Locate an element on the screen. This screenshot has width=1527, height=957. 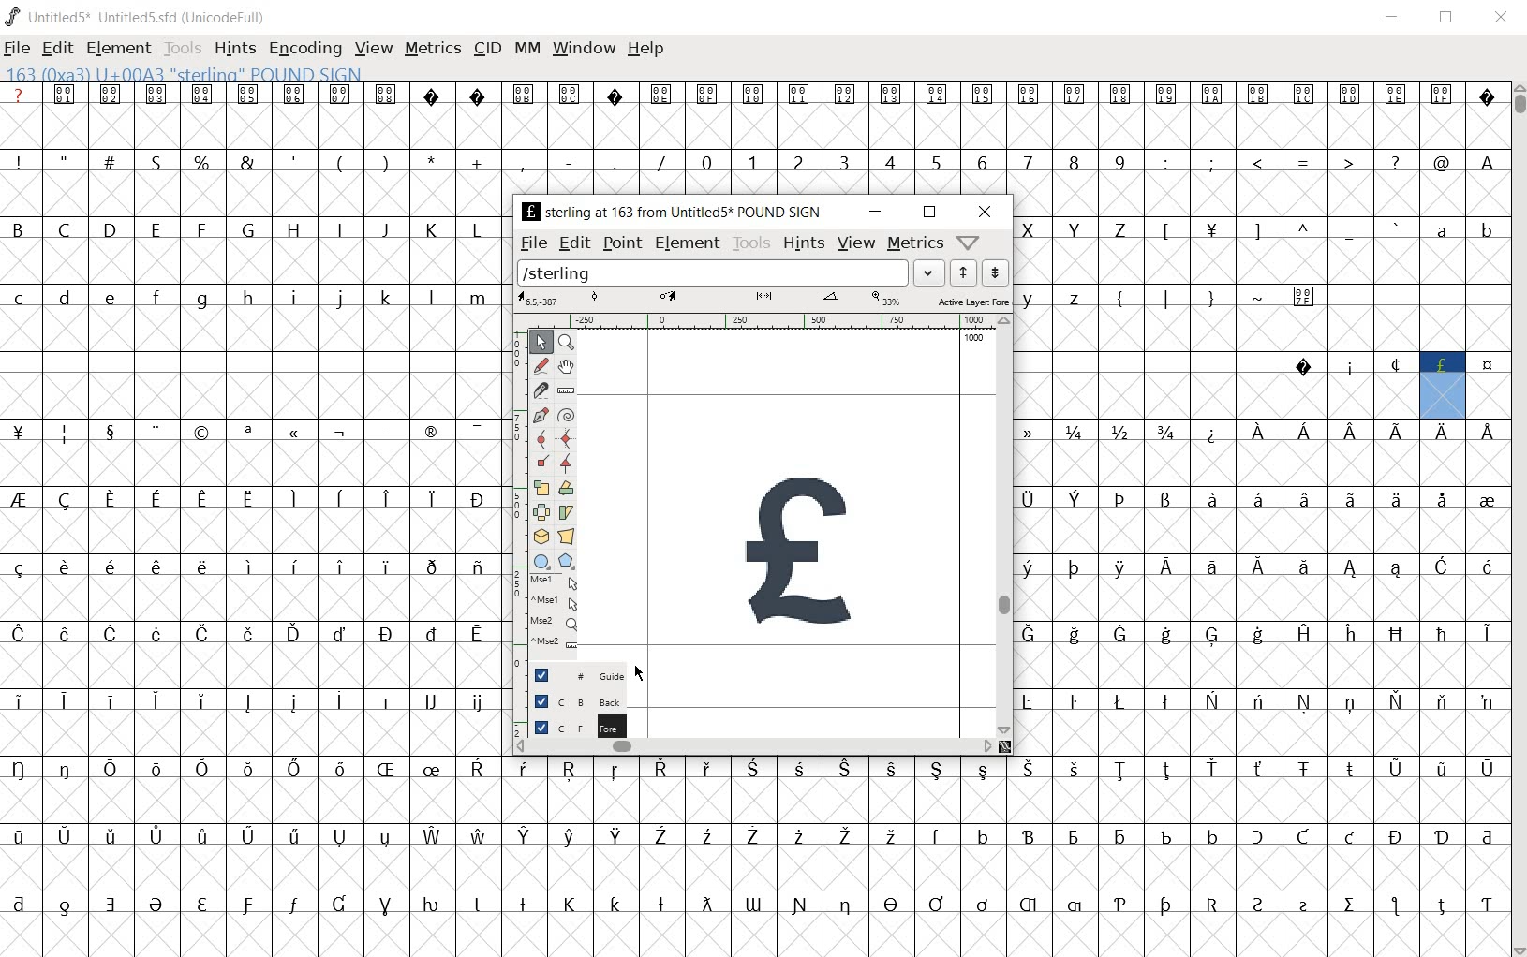
L is located at coordinates (477, 229).